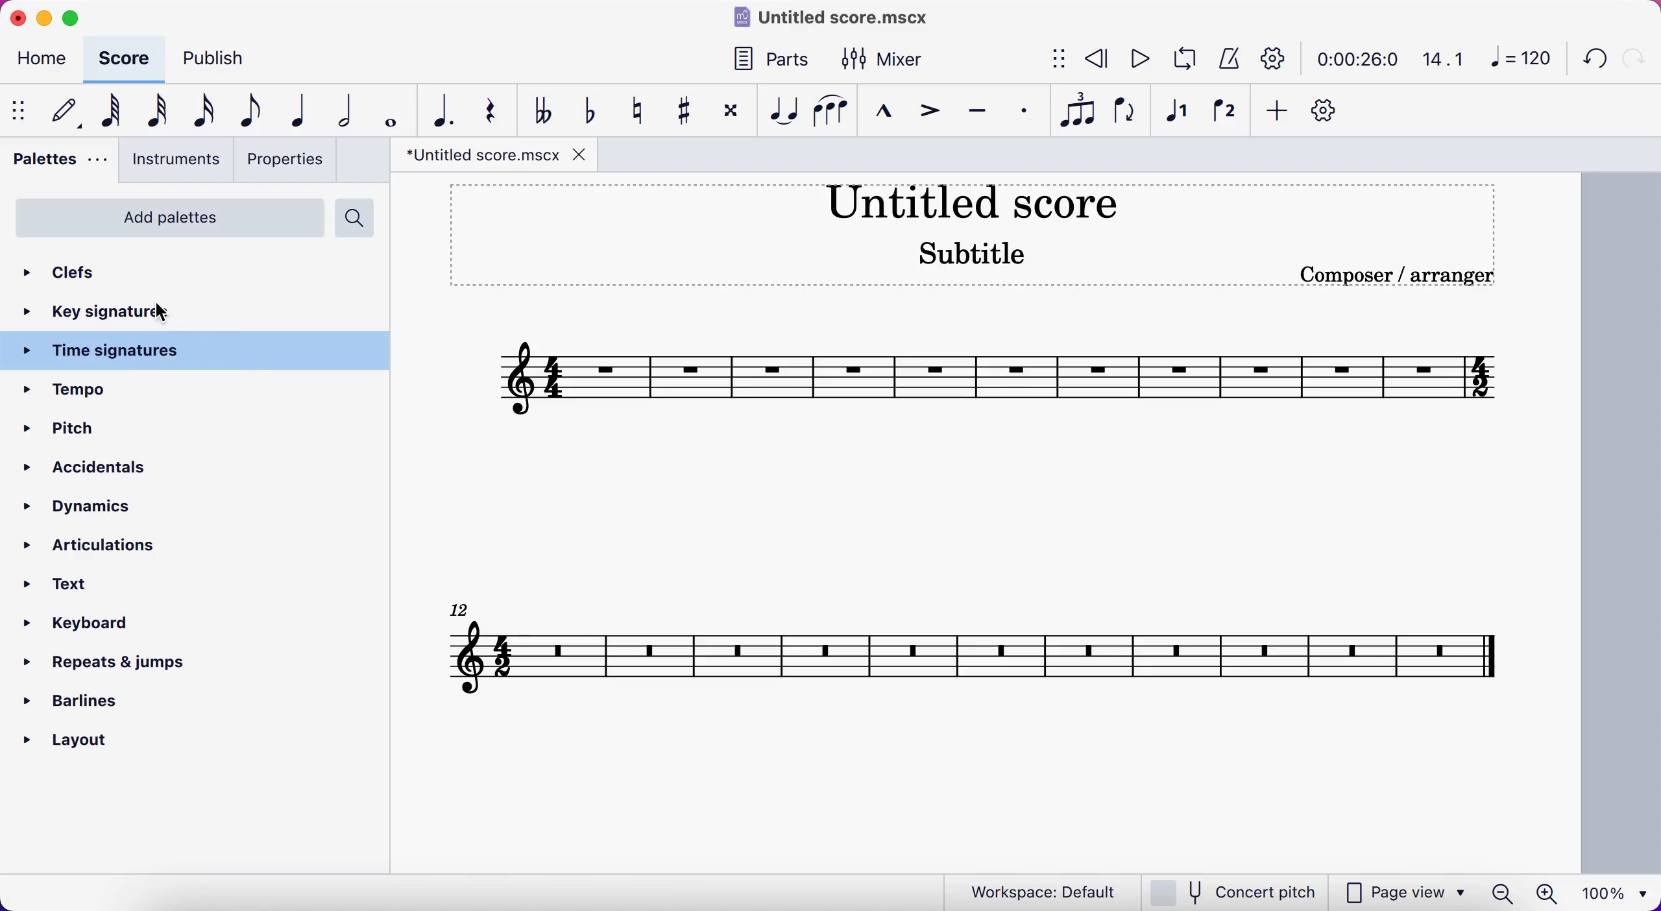 The height and width of the screenshot is (911, 1661). I want to click on eight note, so click(254, 108).